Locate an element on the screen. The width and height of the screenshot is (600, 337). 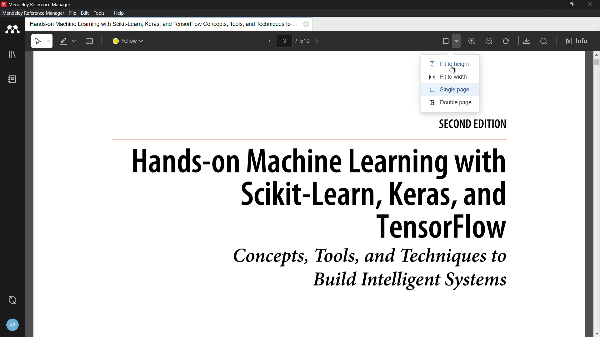
view mode dropdown is located at coordinates (456, 41).